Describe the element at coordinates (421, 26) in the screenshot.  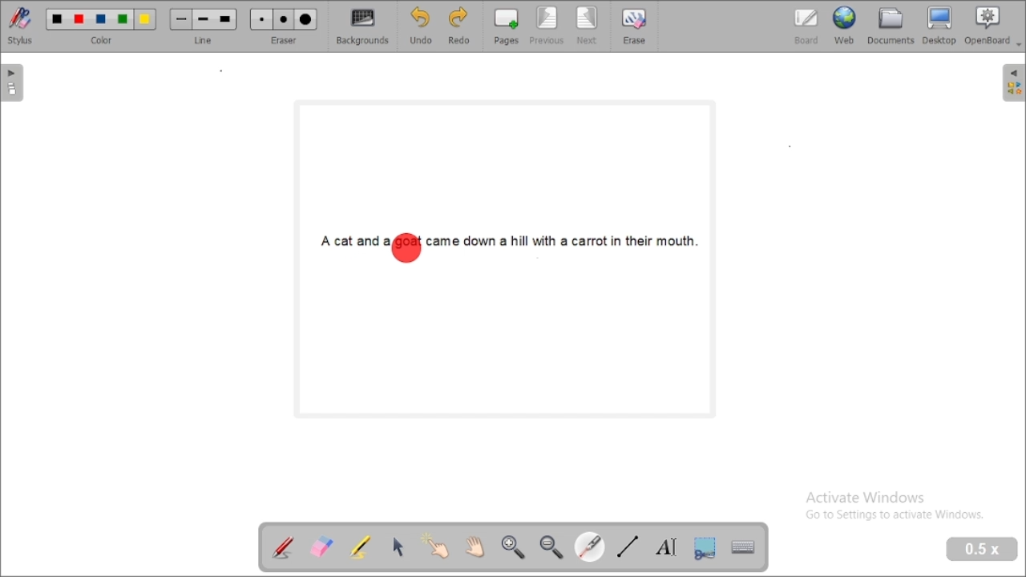
I see `undo` at that location.